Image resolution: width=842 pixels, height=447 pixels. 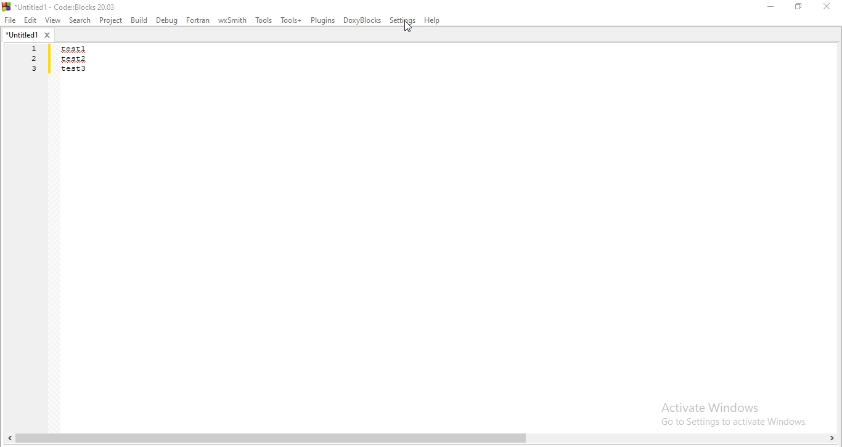 What do you see at coordinates (73, 71) in the screenshot?
I see `test 3` at bounding box center [73, 71].